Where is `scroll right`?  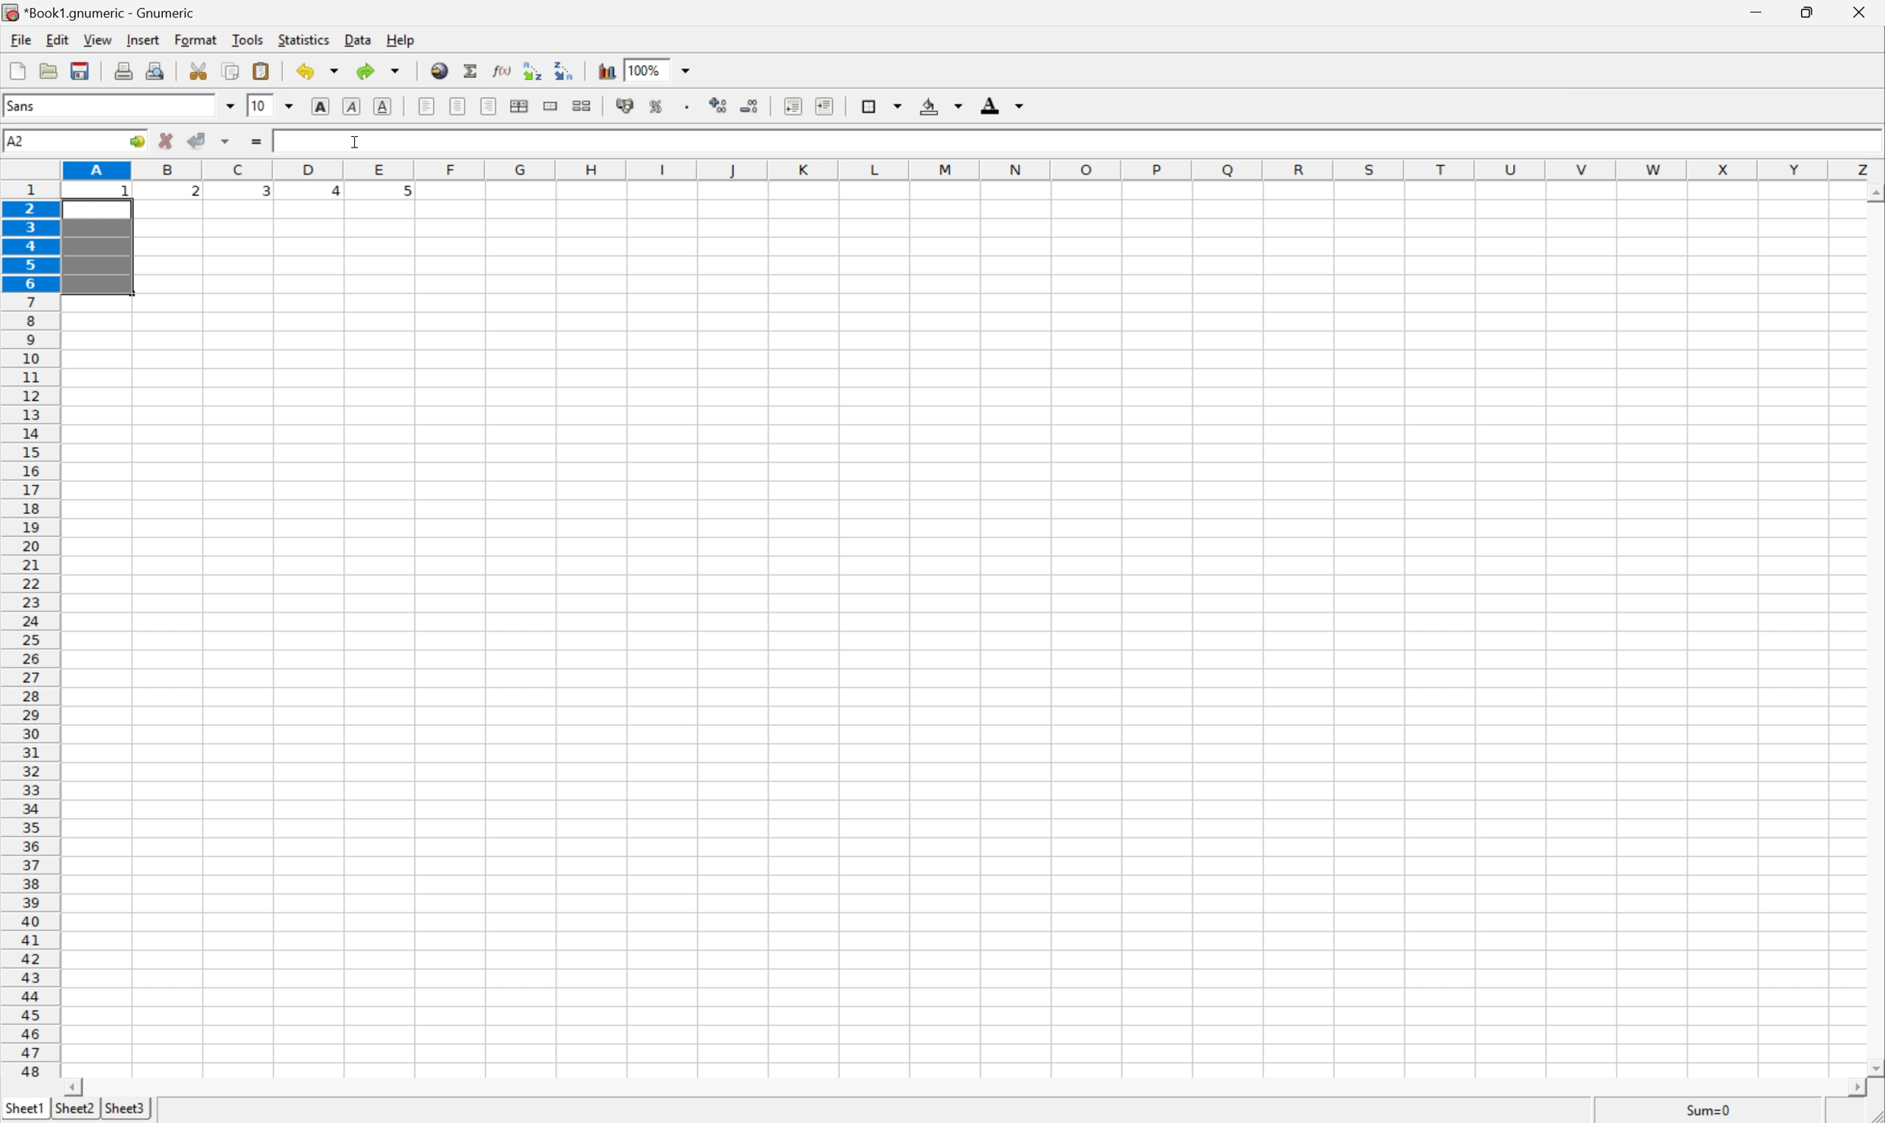
scroll right is located at coordinates (1859, 1089).